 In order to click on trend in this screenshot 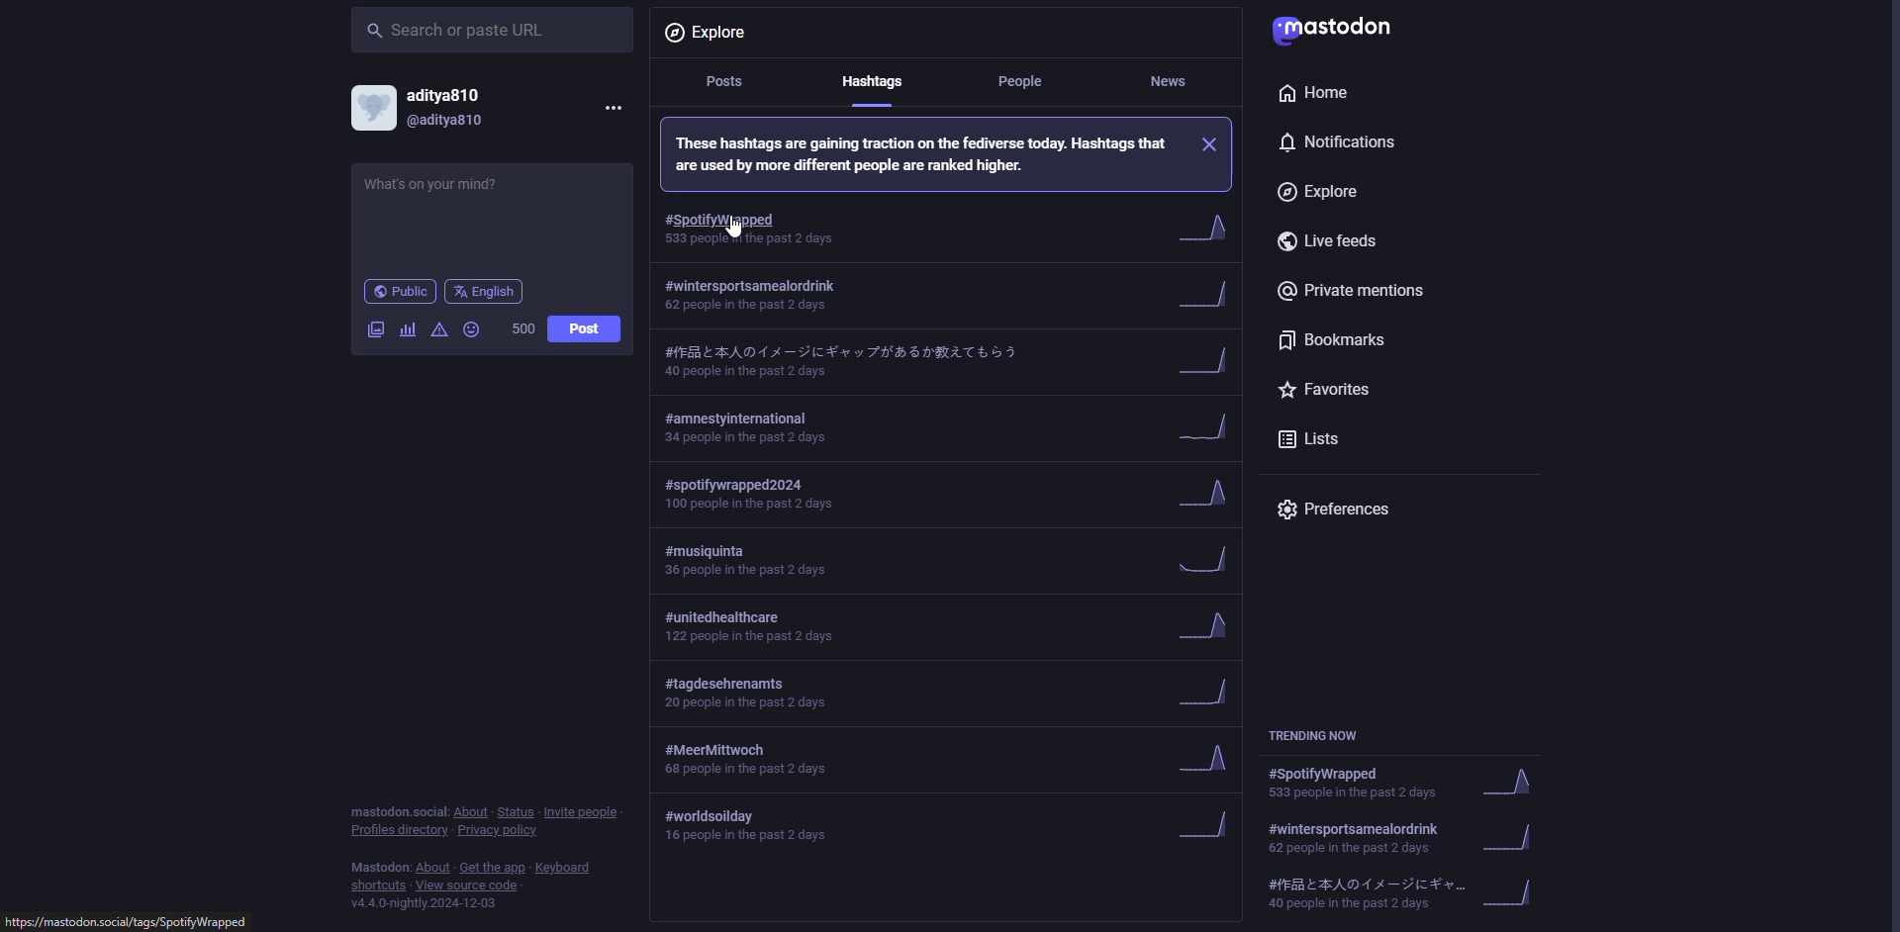, I will do `click(1197, 762)`.